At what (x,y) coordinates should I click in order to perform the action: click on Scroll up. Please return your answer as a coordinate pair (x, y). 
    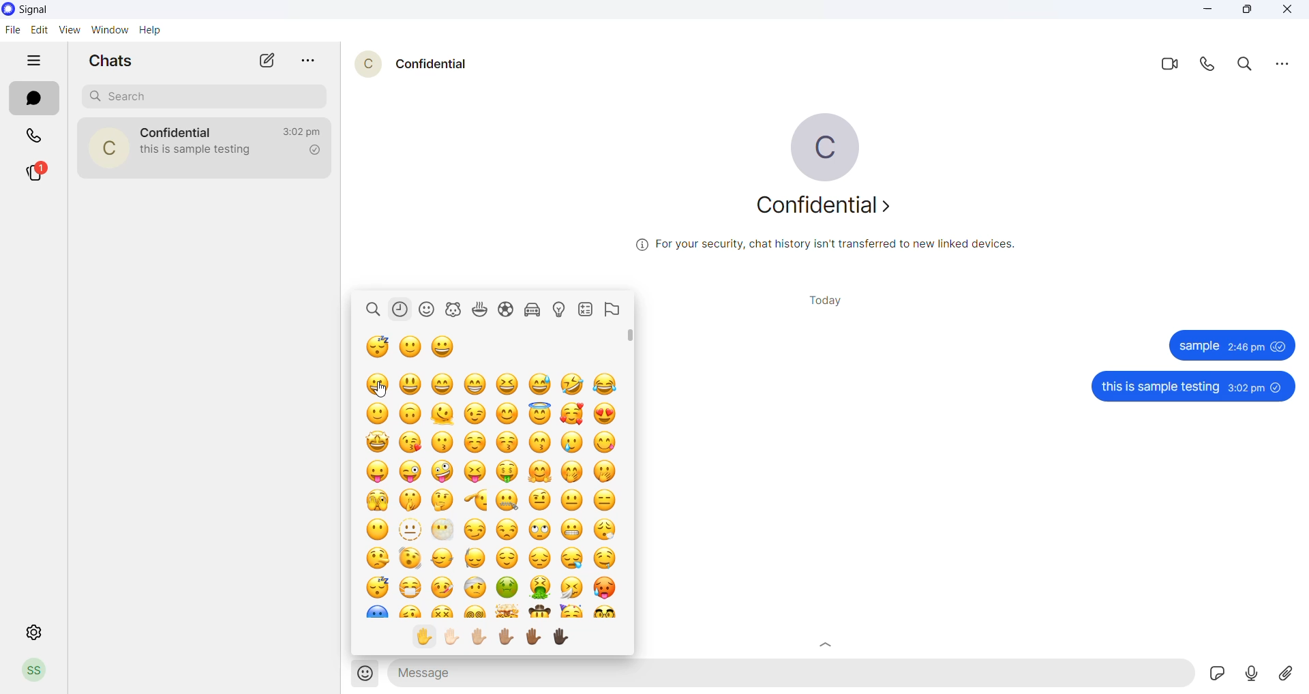
    Looking at the image, I should click on (828, 644).